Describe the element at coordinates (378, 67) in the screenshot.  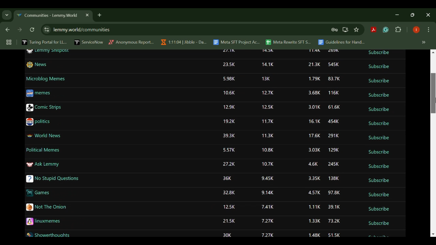
I see `Subscribe` at that location.